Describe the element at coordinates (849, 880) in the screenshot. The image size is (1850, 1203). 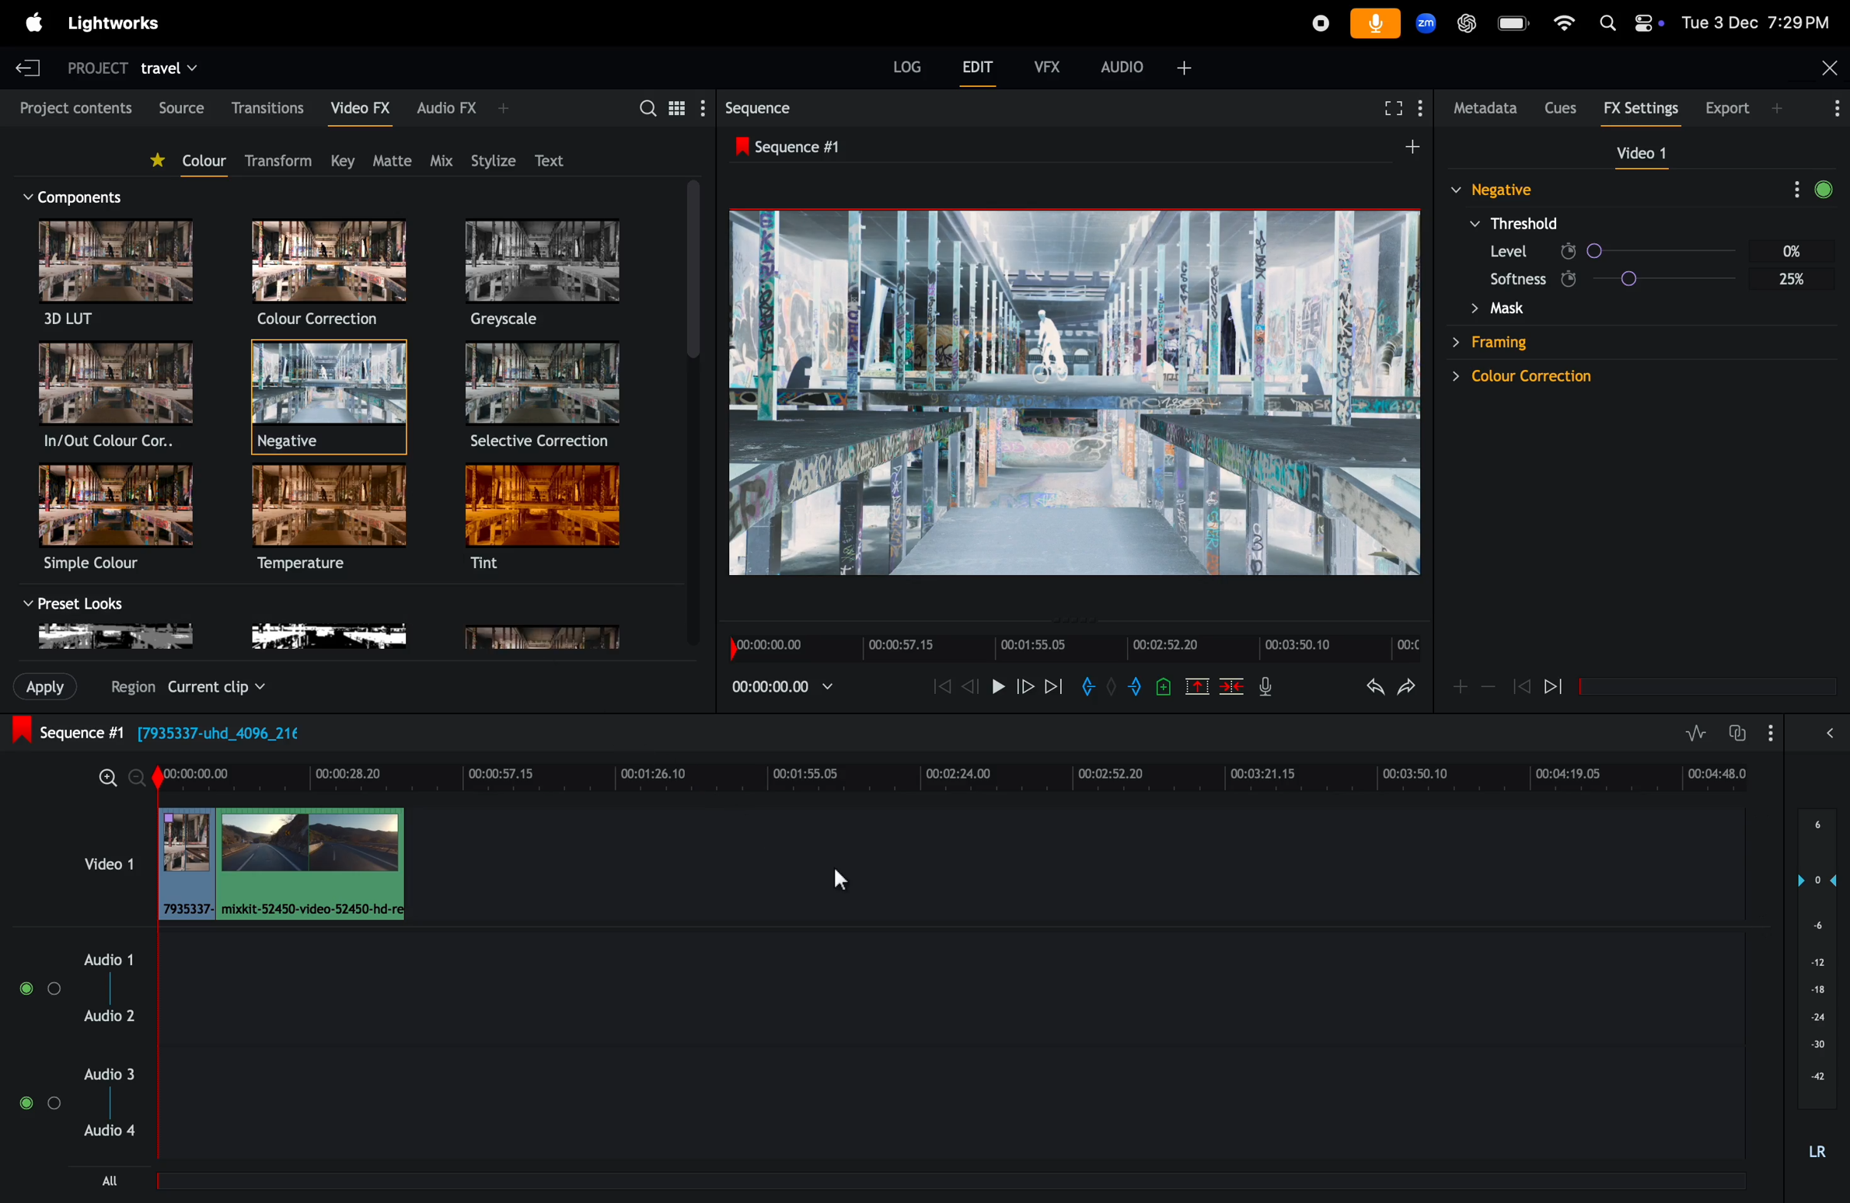
I see `cursor` at that location.